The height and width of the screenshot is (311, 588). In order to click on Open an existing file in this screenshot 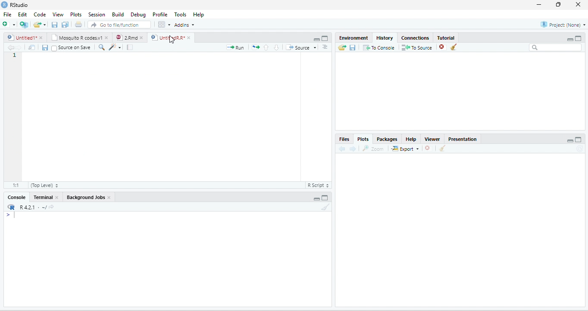, I will do `click(37, 25)`.